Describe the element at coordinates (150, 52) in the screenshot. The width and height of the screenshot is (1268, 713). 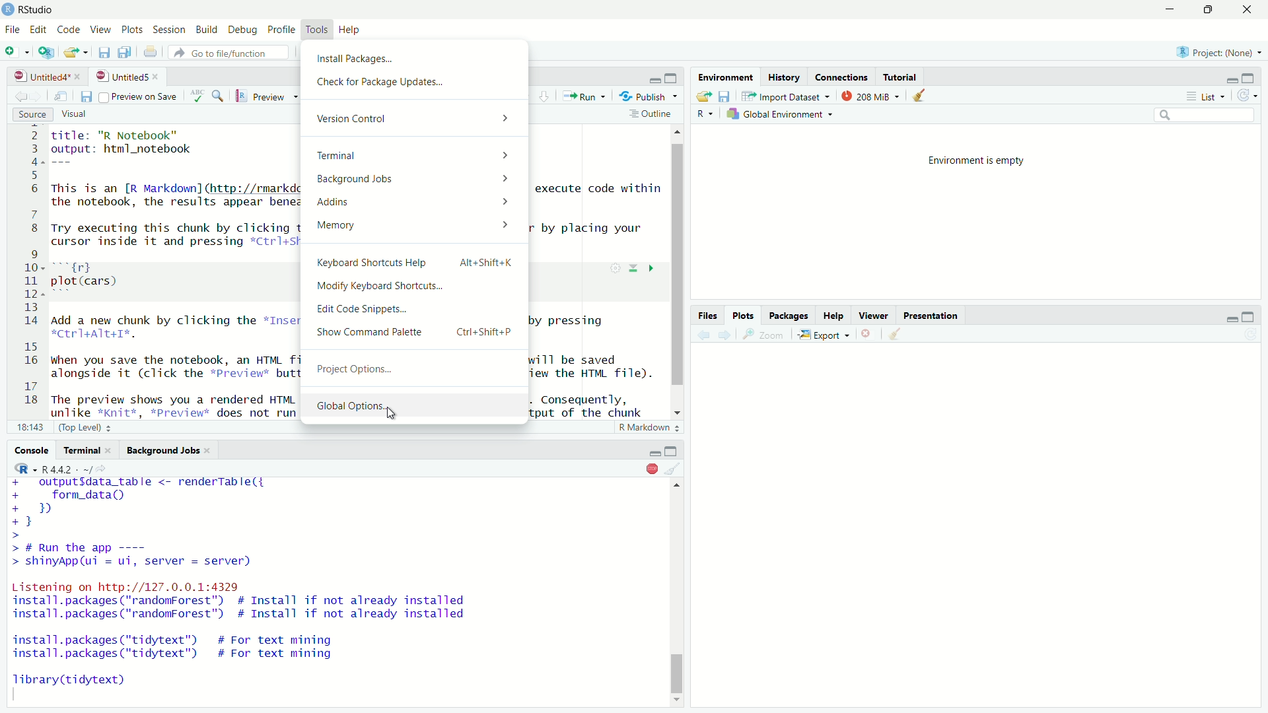
I see `print the current file` at that location.